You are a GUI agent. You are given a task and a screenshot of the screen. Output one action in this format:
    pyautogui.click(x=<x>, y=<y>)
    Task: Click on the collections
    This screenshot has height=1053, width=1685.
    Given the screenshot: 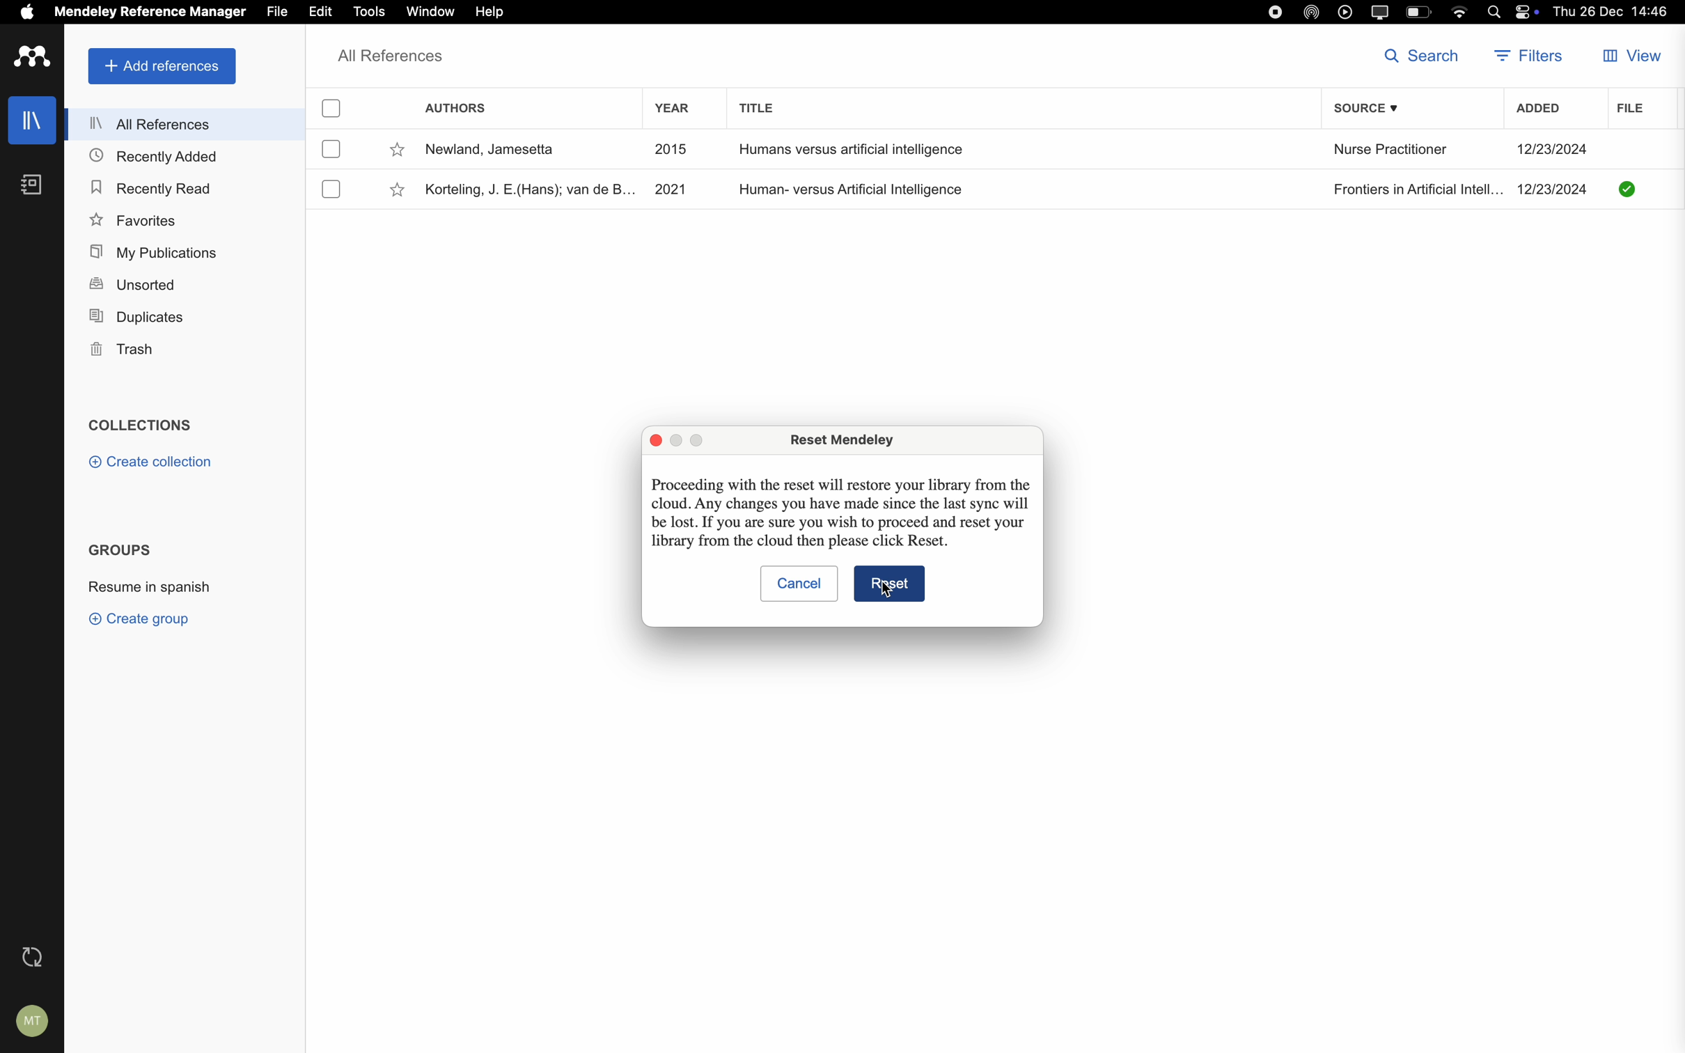 What is the action you would take?
    pyautogui.click(x=141, y=425)
    